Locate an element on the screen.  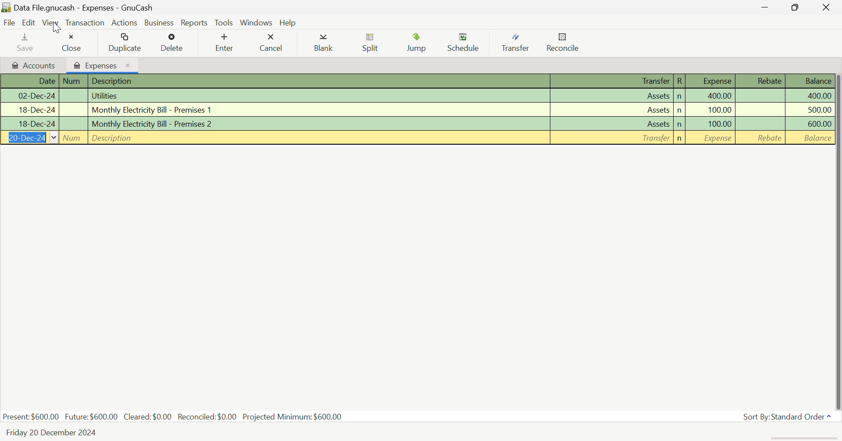
Edit is located at coordinates (29, 23).